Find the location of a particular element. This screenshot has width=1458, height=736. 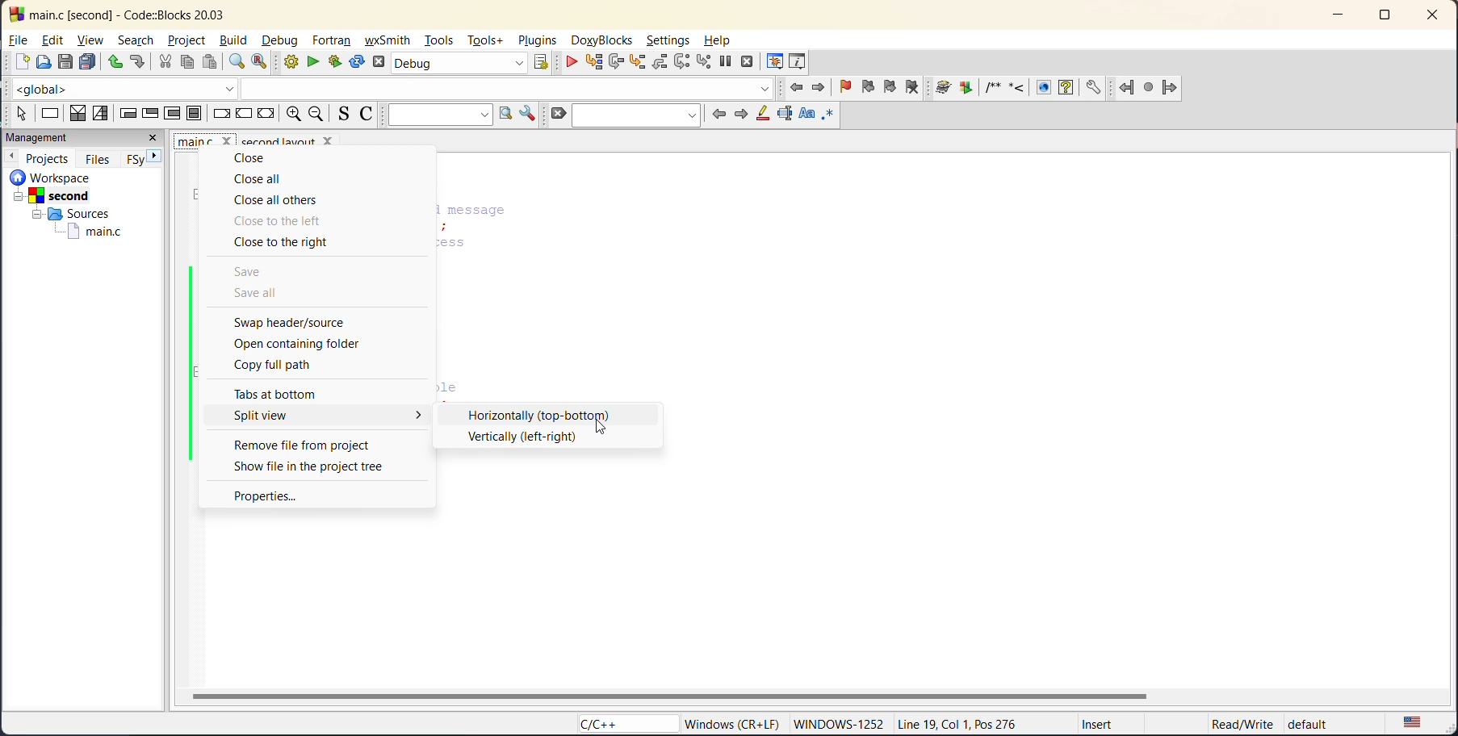

selection is located at coordinates (101, 114).